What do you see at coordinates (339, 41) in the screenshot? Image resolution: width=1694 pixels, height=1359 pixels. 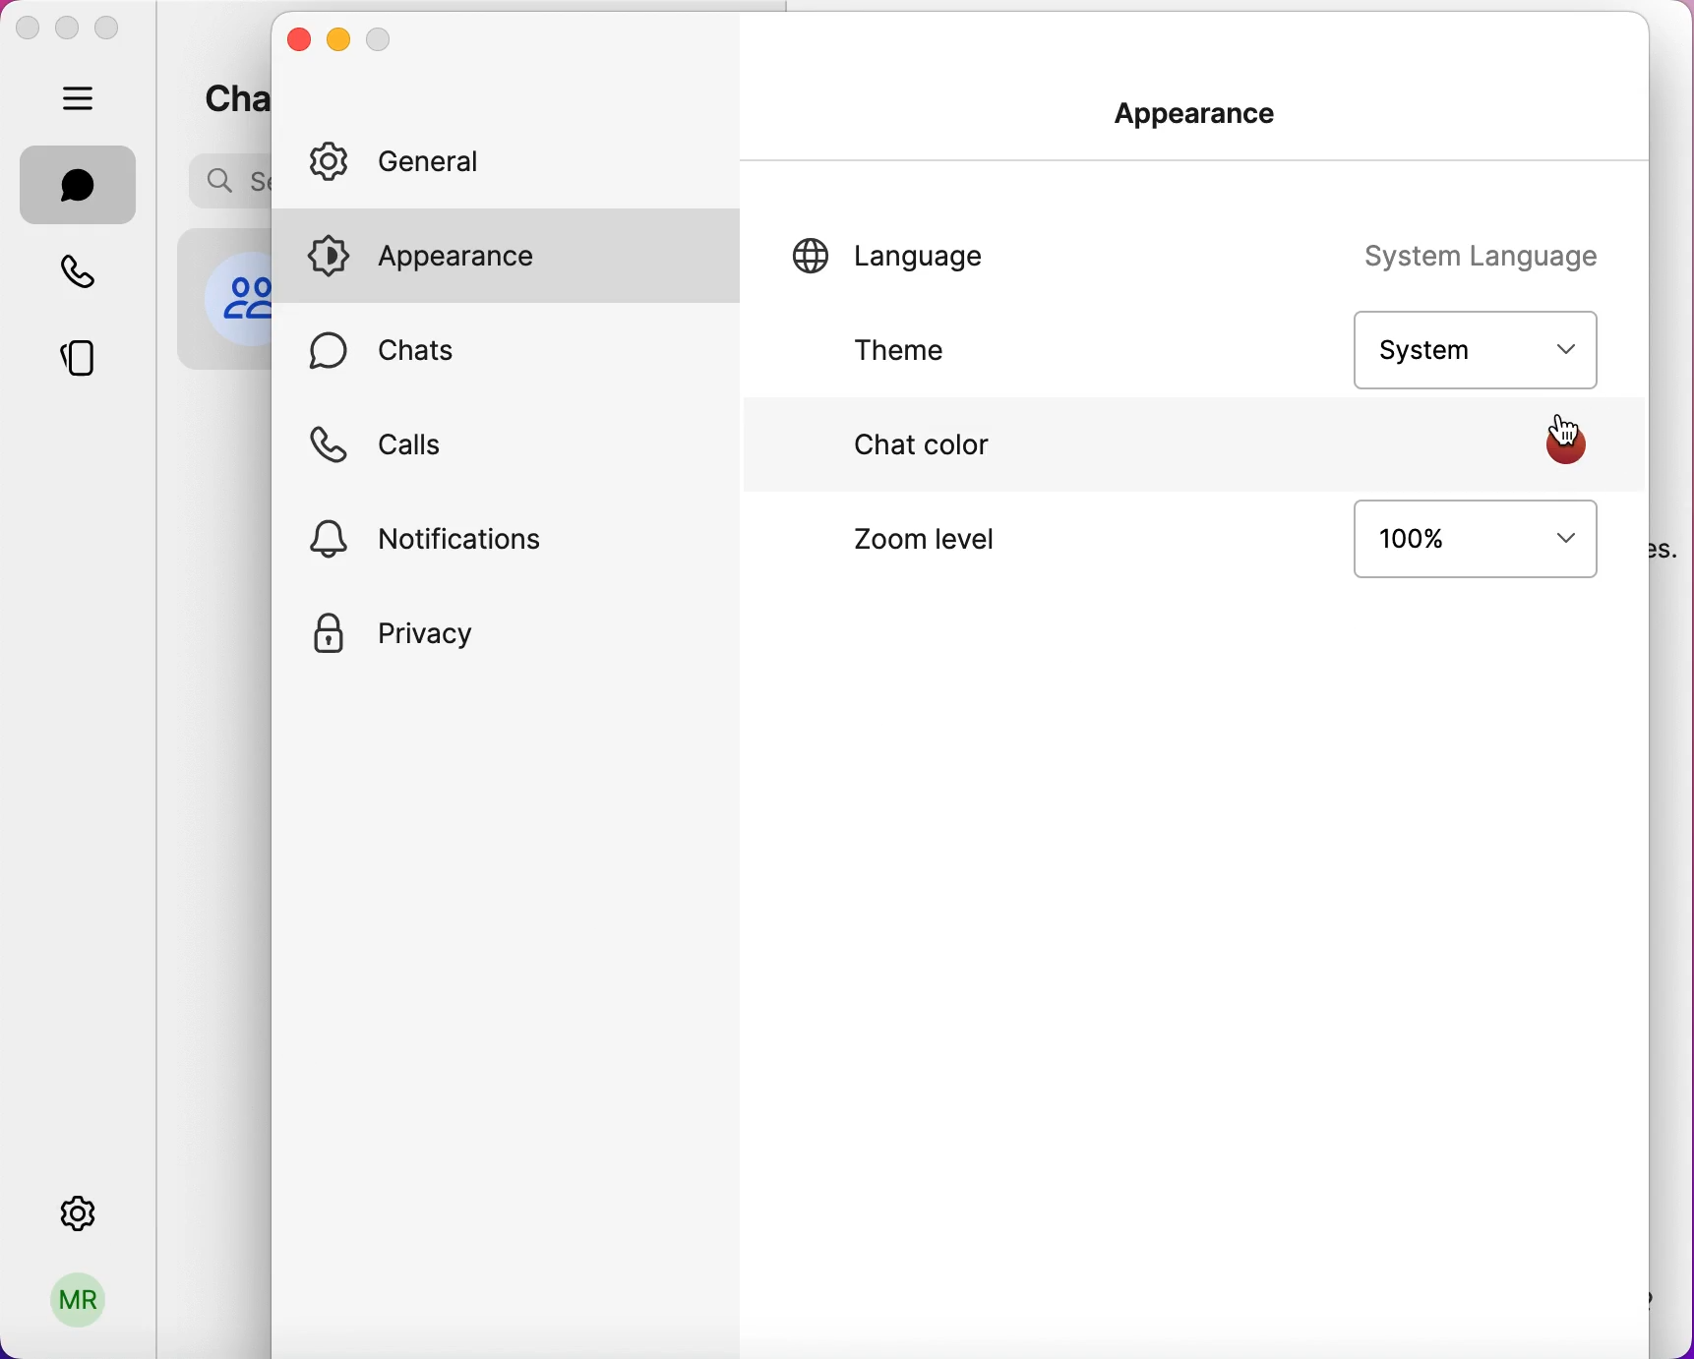 I see `minimize` at bounding box center [339, 41].